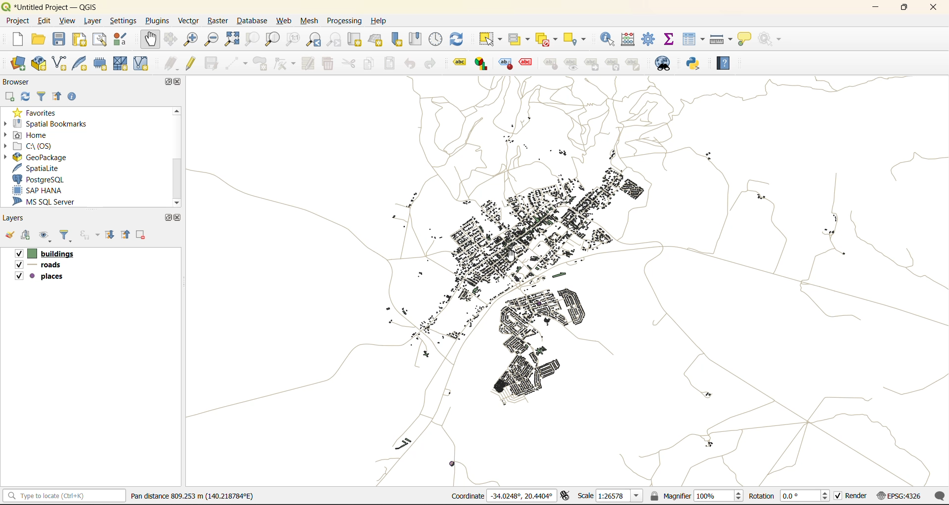 This screenshot has height=505, width=949. Describe the element at coordinates (18, 80) in the screenshot. I see `browser` at that location.